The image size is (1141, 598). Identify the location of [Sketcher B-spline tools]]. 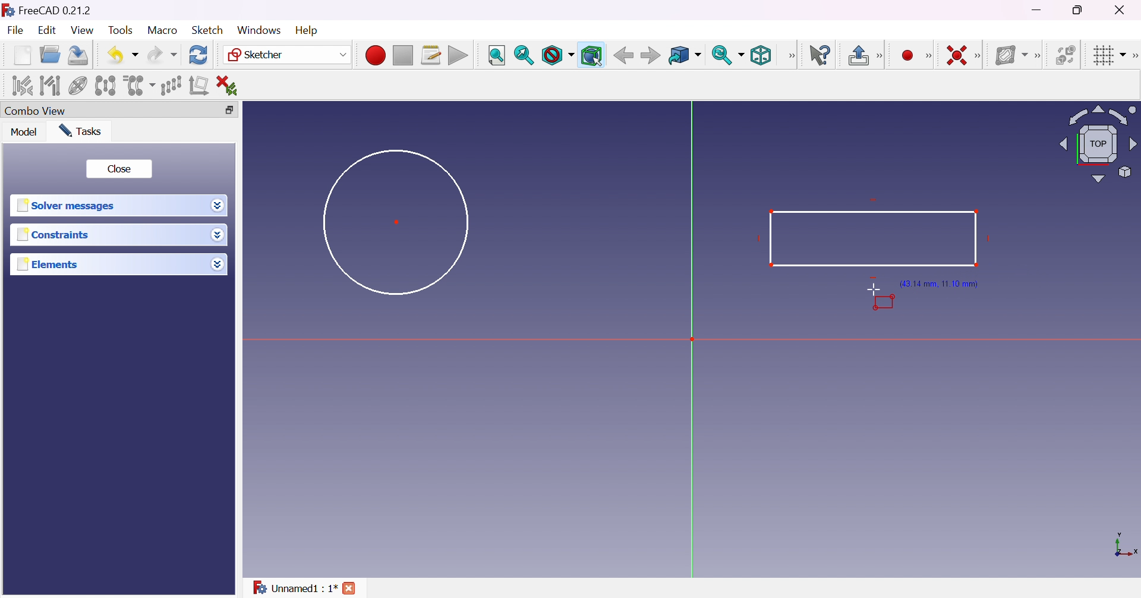
(1041, 56).